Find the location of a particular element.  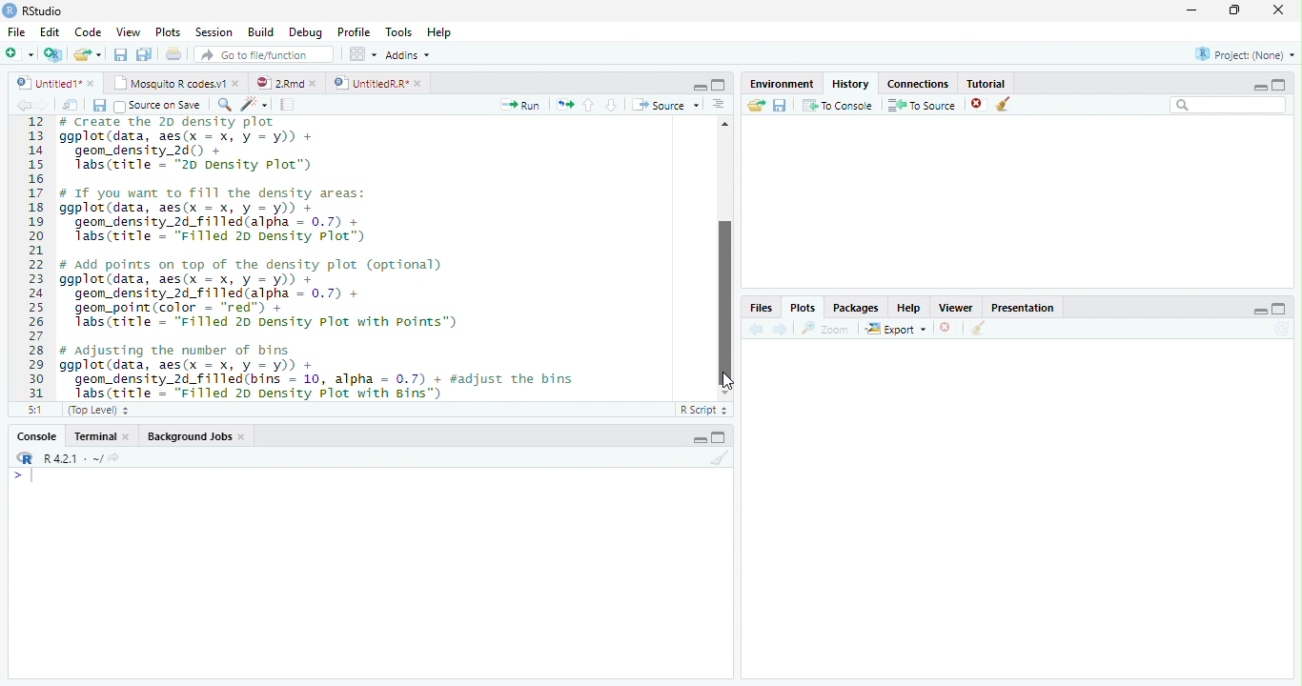

save current document is located at coordinates (119, 54).